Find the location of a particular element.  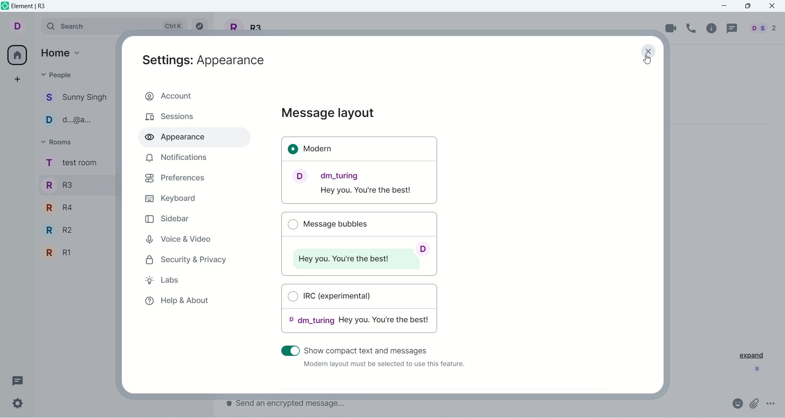

people is located at coordinates (76, 99).